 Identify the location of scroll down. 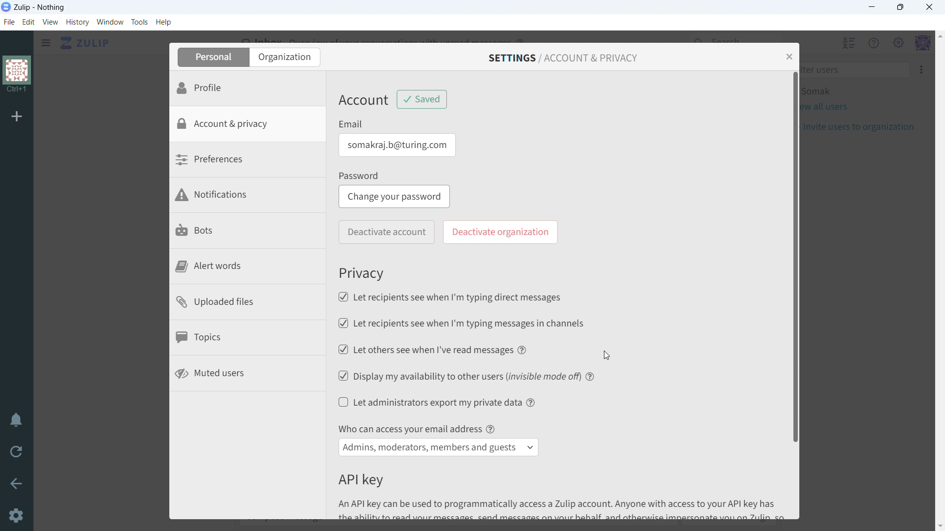
(939, 525).